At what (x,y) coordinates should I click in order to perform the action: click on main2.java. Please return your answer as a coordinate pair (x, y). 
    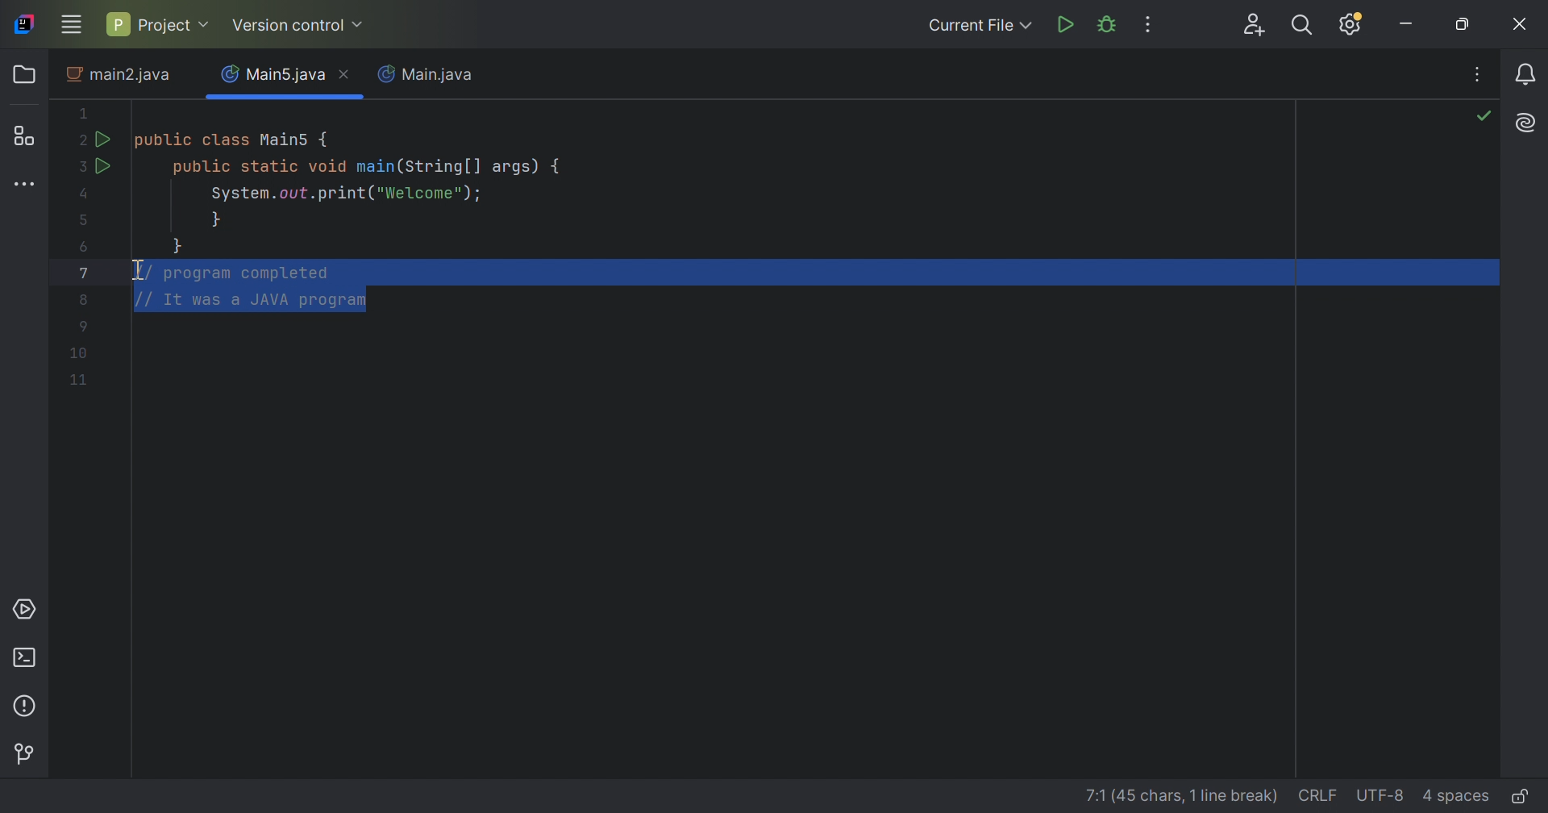
    Looking at the image, I should click on (120, 77).